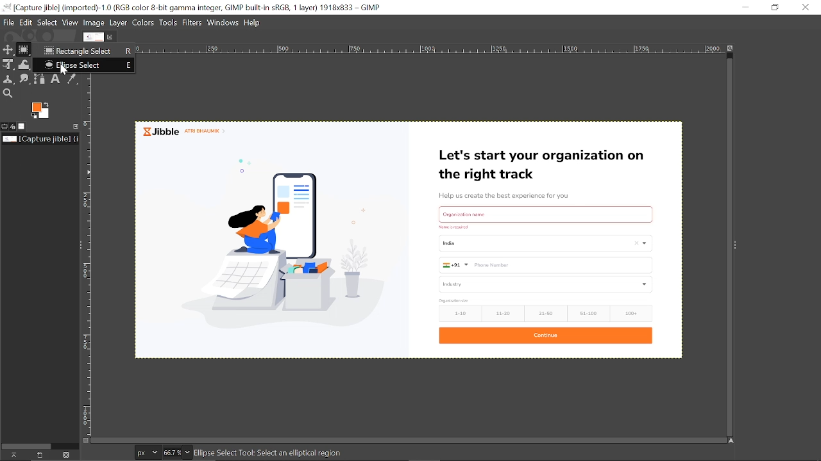 The height and width of the screenshot is (461, 821). Describe the element at coordinates (85, 66) in the screenshot. I see `Ellipse select` at that location.